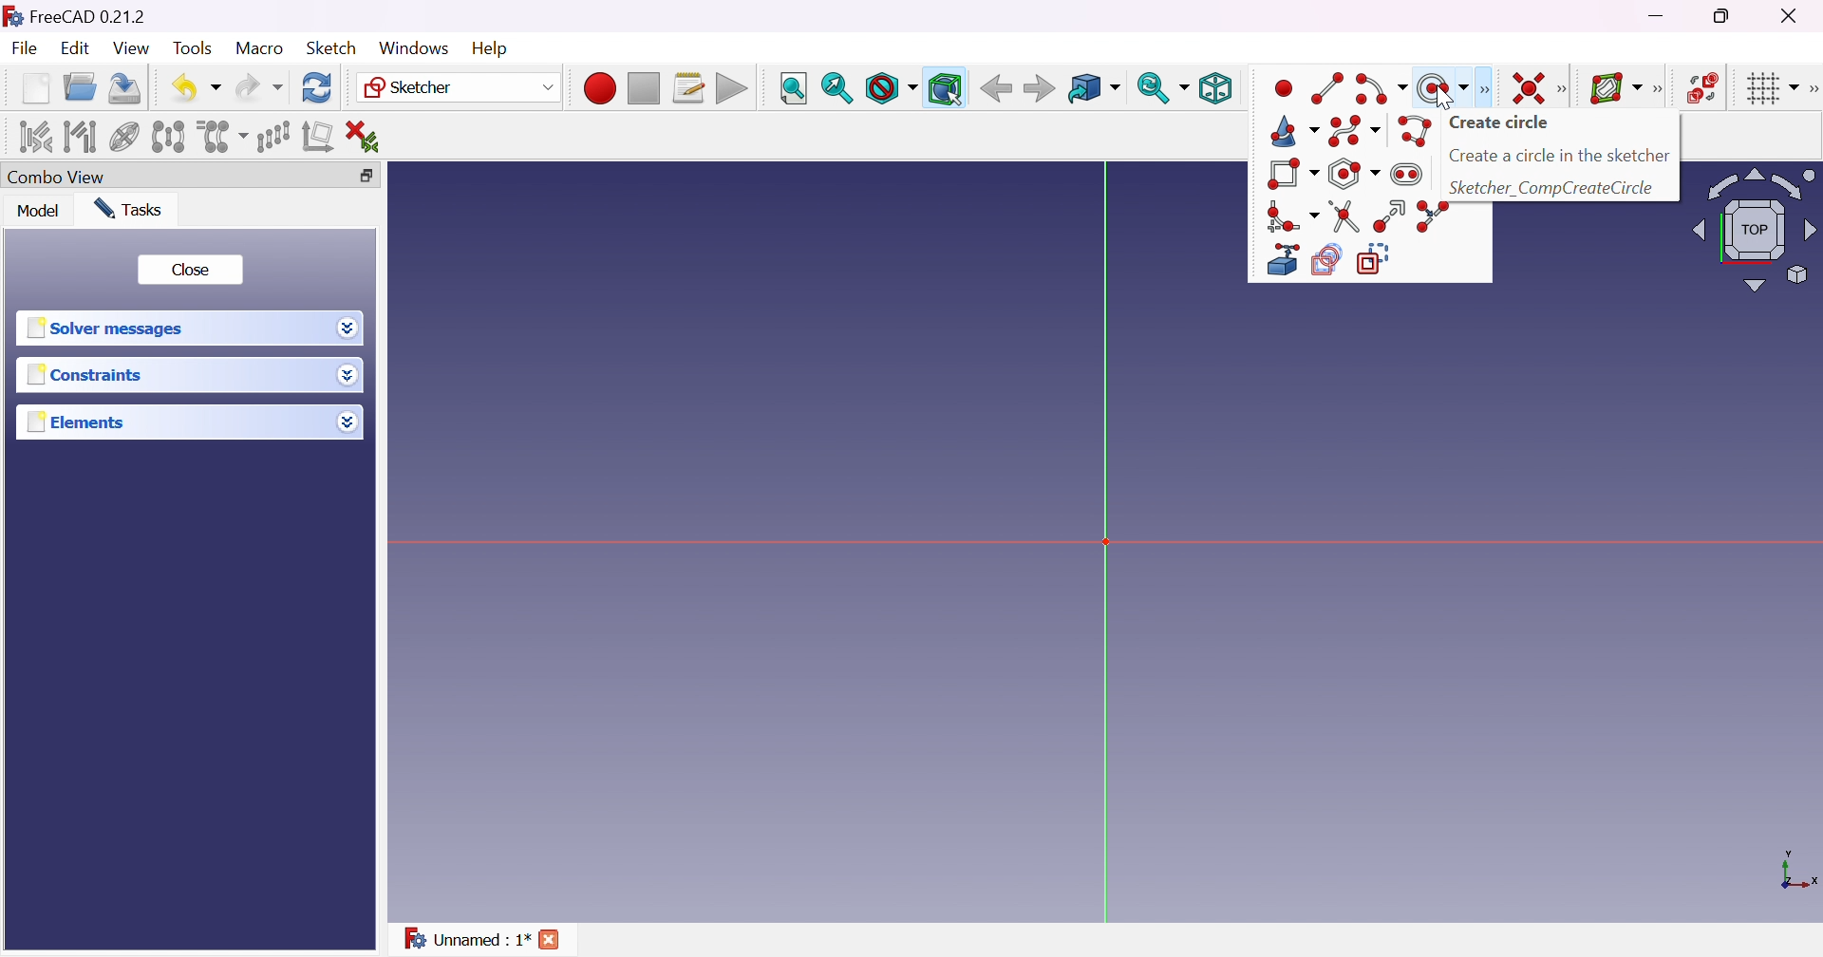  What do you see at coordinates (792, 87) in the screenshot?
I see `Fit all` at bounding box center [792, 87].